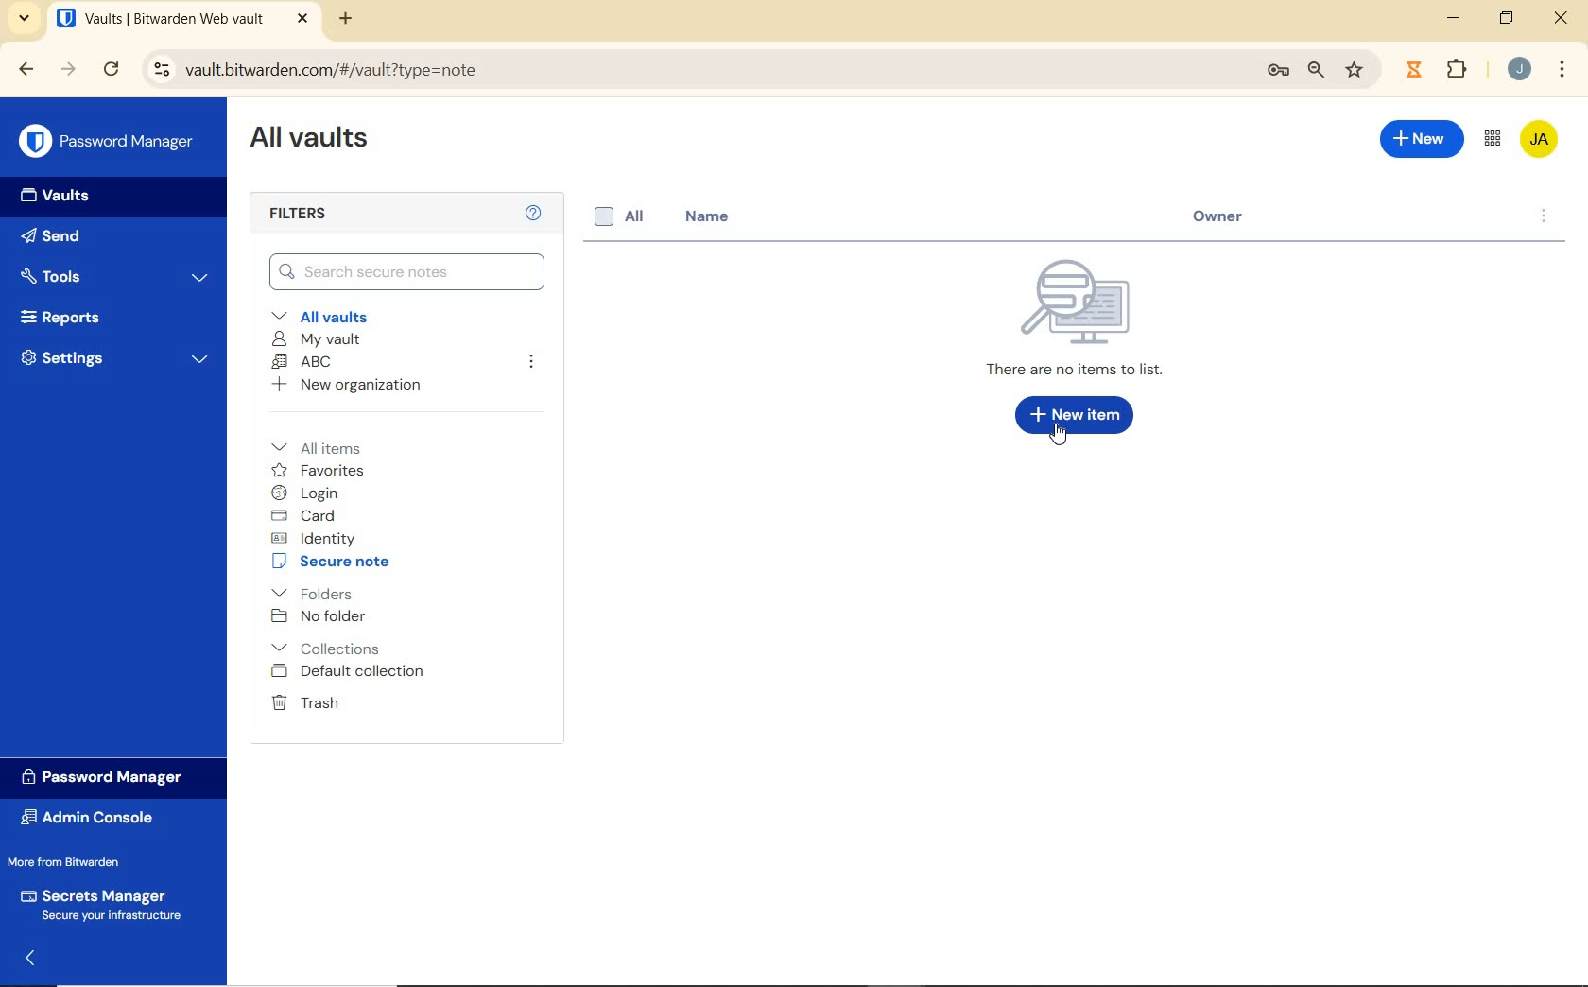 This screenshot has height=987, width=1588. Describe the element at coordinates (1411, 70) in the screenshot. I see `extensions` at that location.